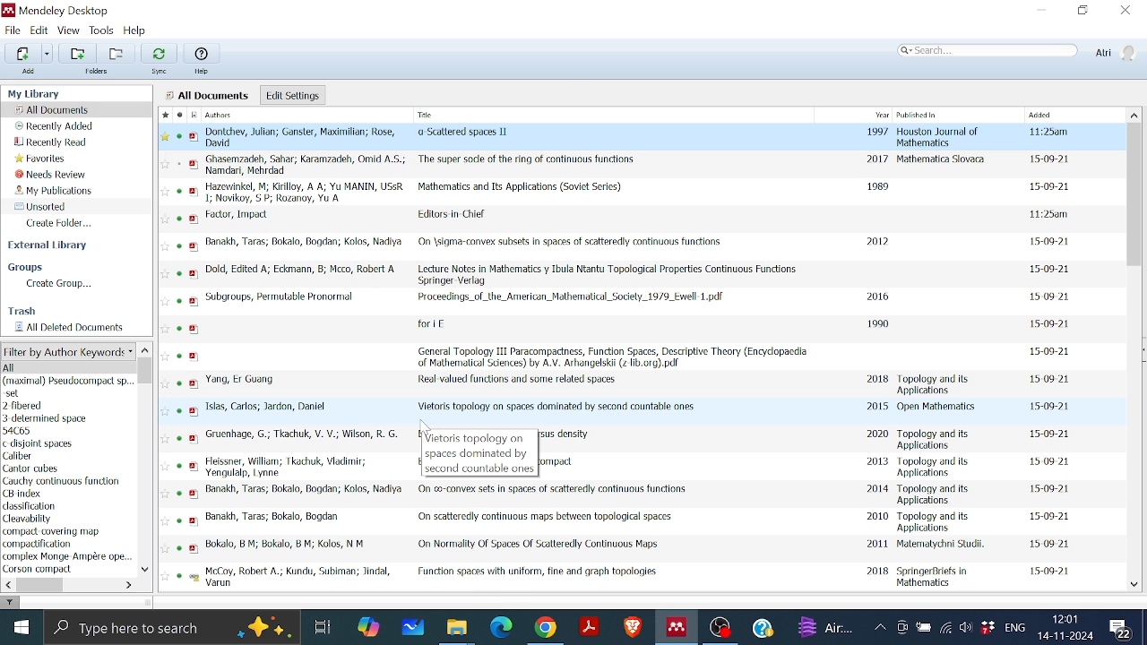  Describe the element at coordinates (39, 30) in the screenshot. I see `Edit` at that location.